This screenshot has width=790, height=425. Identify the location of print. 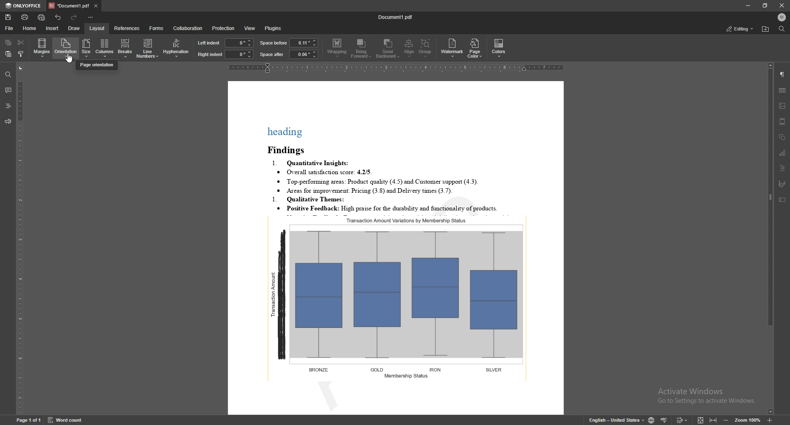
(26, 17).